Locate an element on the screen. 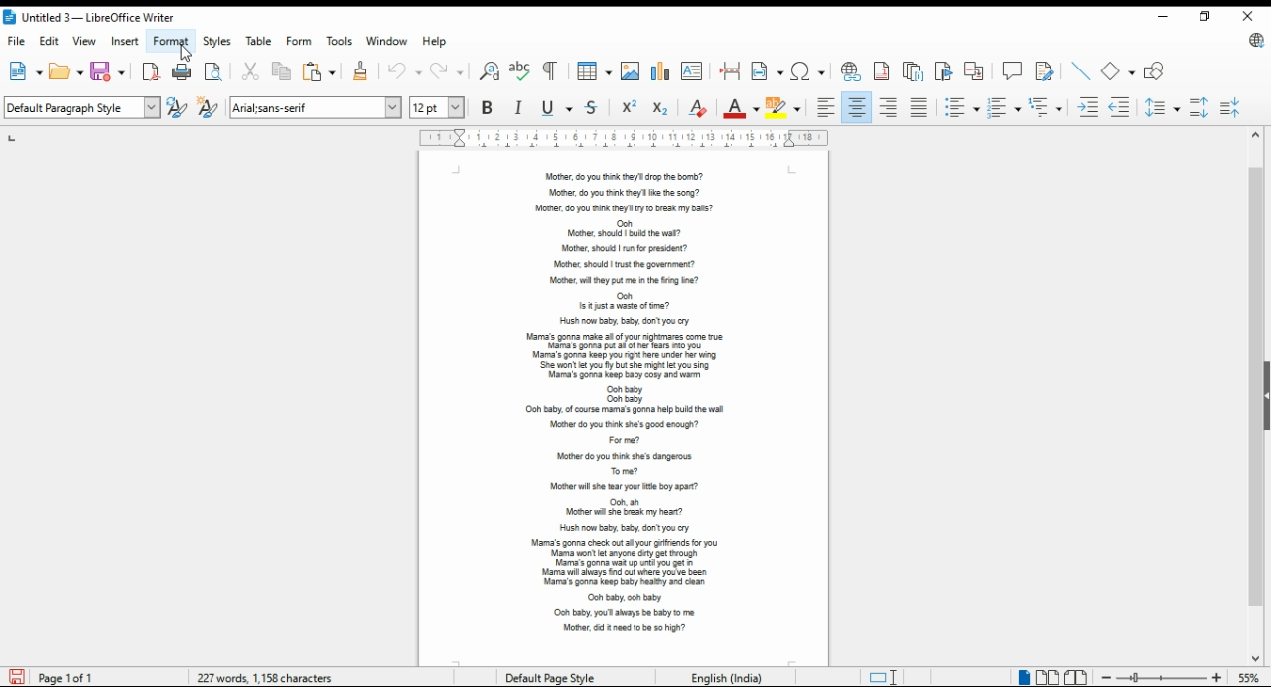 Image resolution: width=1271 pixels, height=687 pixels. select outline format is located at coordinates (1045, 106).